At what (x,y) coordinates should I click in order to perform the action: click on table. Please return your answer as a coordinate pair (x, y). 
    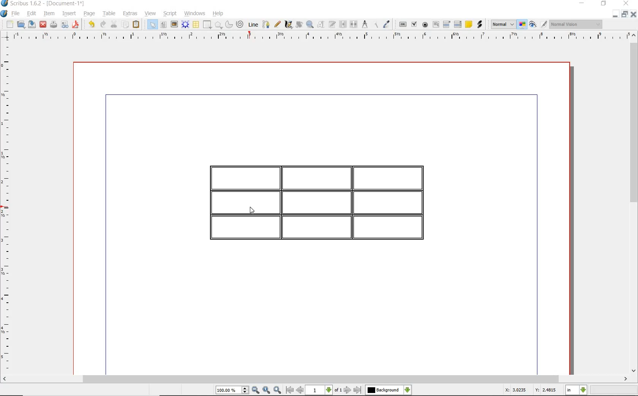
    Looking at the image, I should click on (109, 14).